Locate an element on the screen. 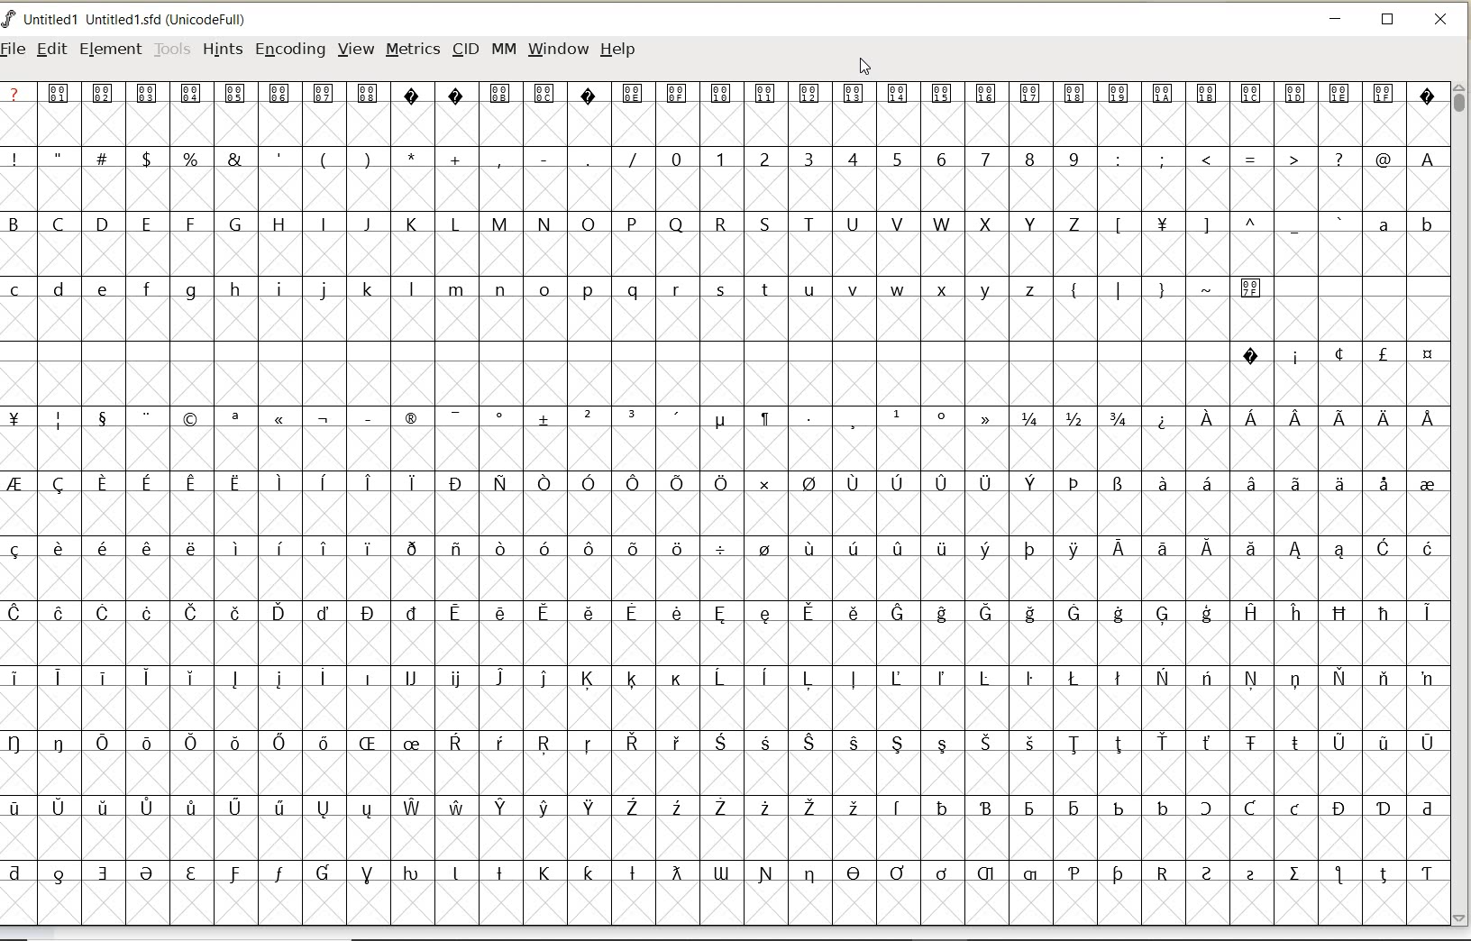 This screenshot has width=1471, height=941. lowercase letters is located at coordinates (1404, 228).